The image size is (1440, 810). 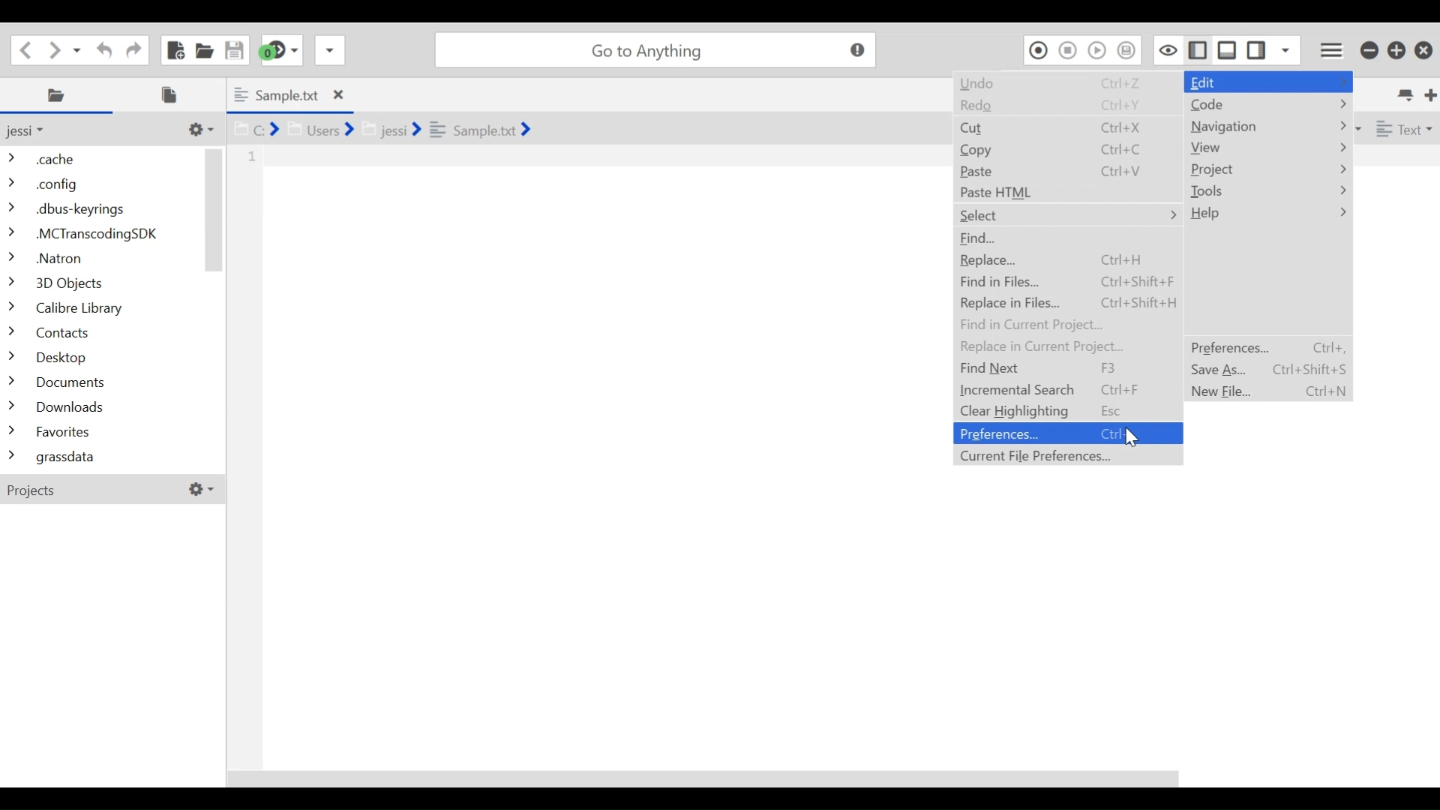 What do you see at coordinates (1066, 192) in the screenshot?
I see `Paste HTML` at bounding box center [1066, 192].